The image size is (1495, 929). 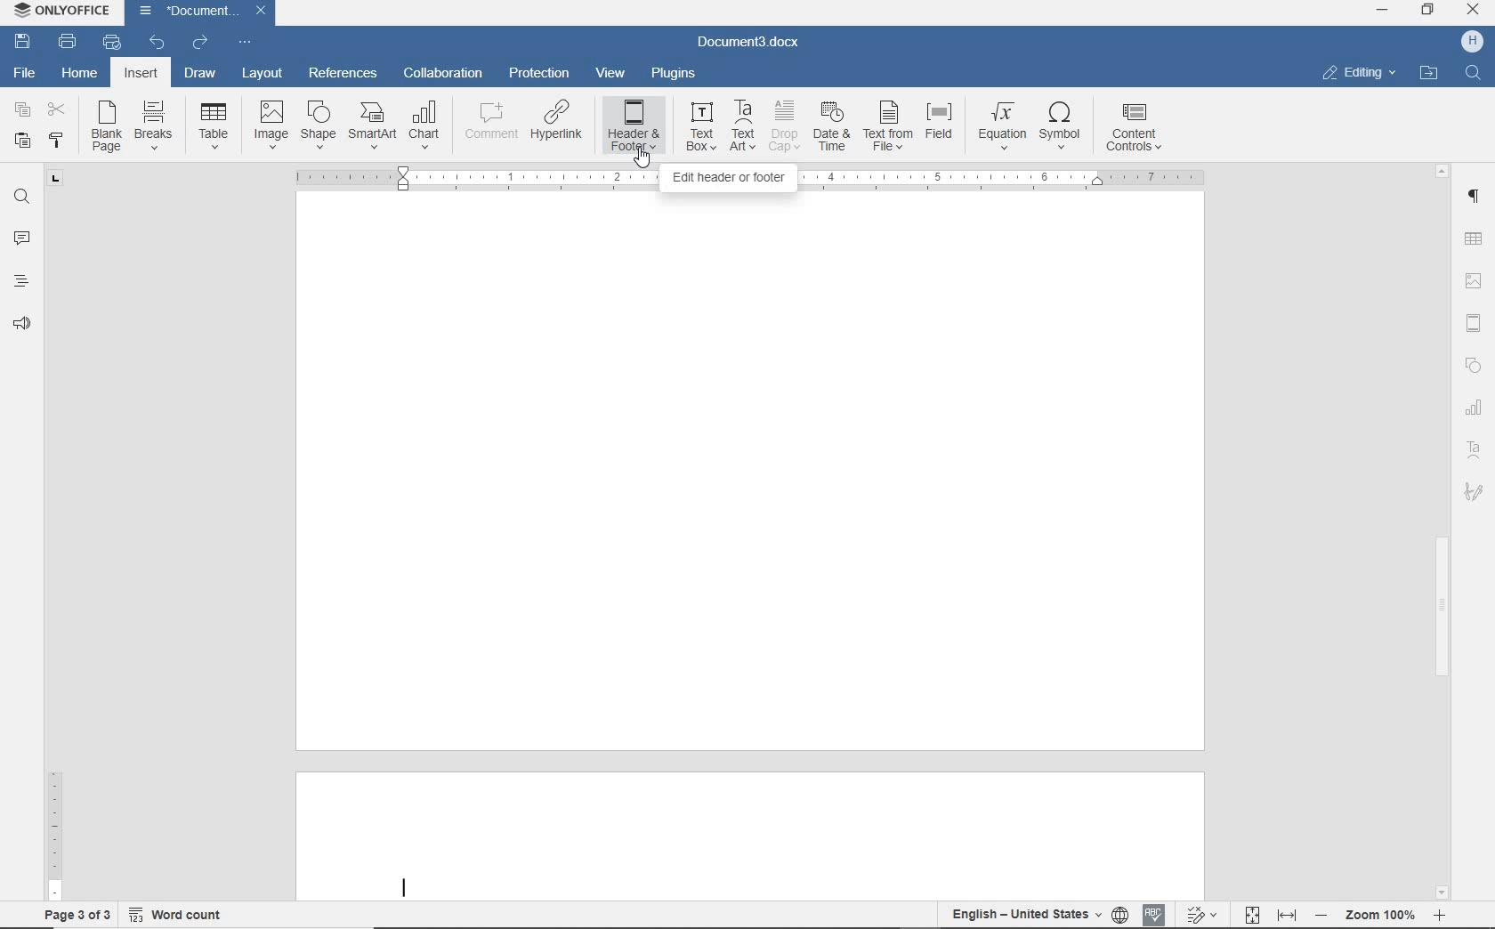 What do you see at coordinates (373, 127) in the screenshot?
I see `SMARTART` at bounding box center [373, 127].